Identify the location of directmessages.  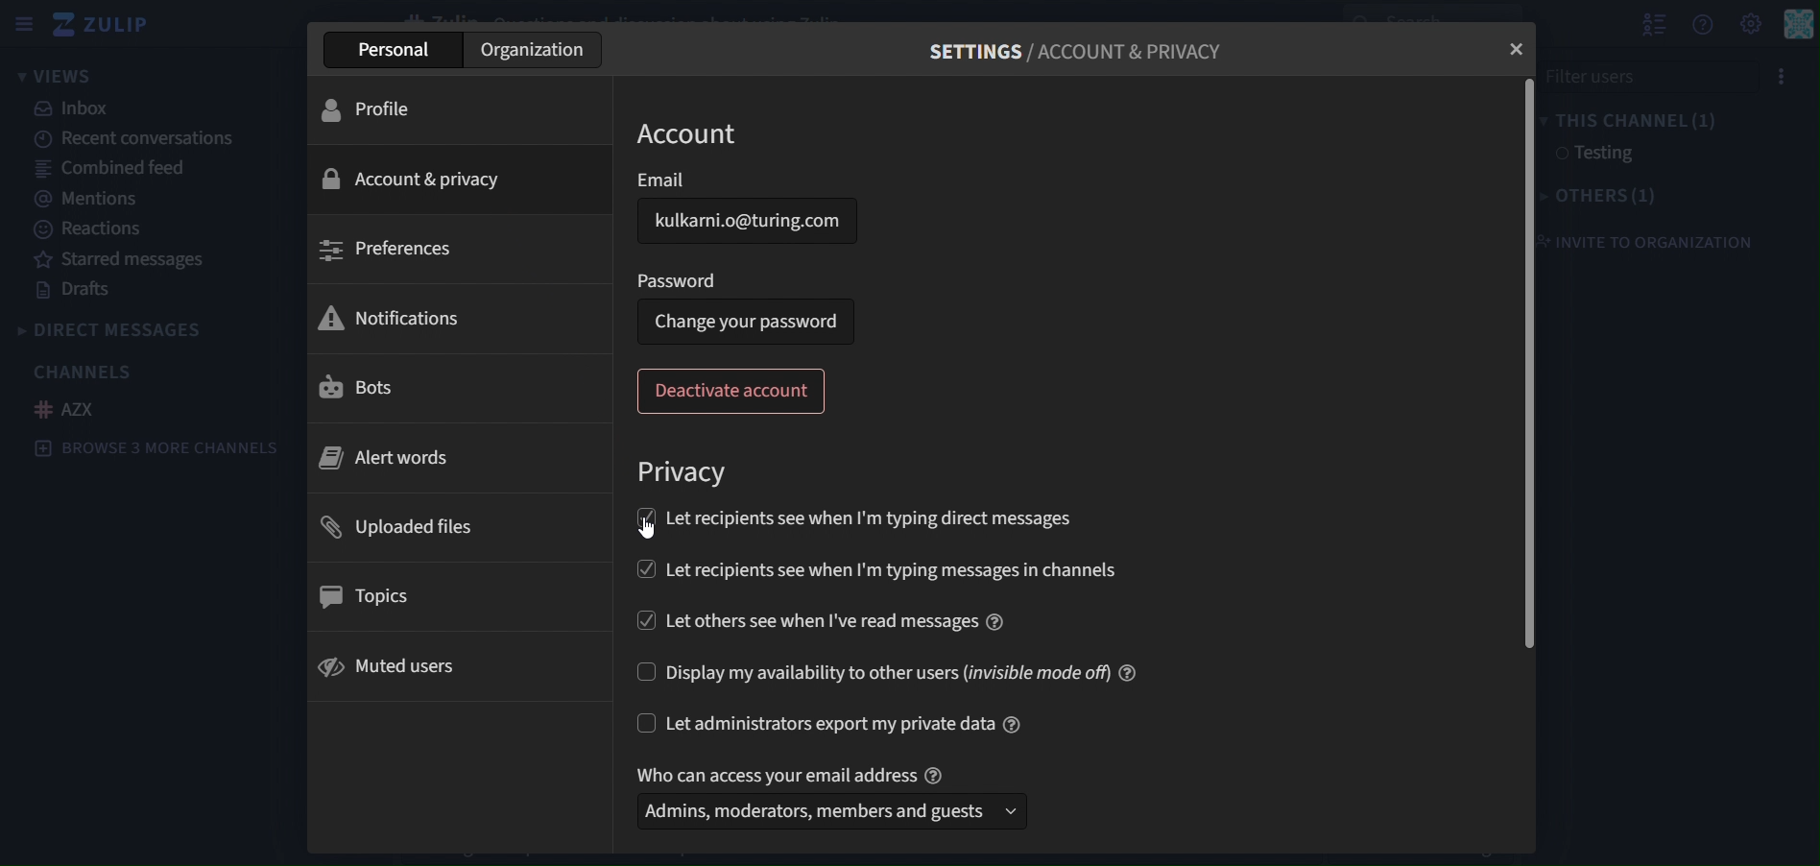
(147, 329).